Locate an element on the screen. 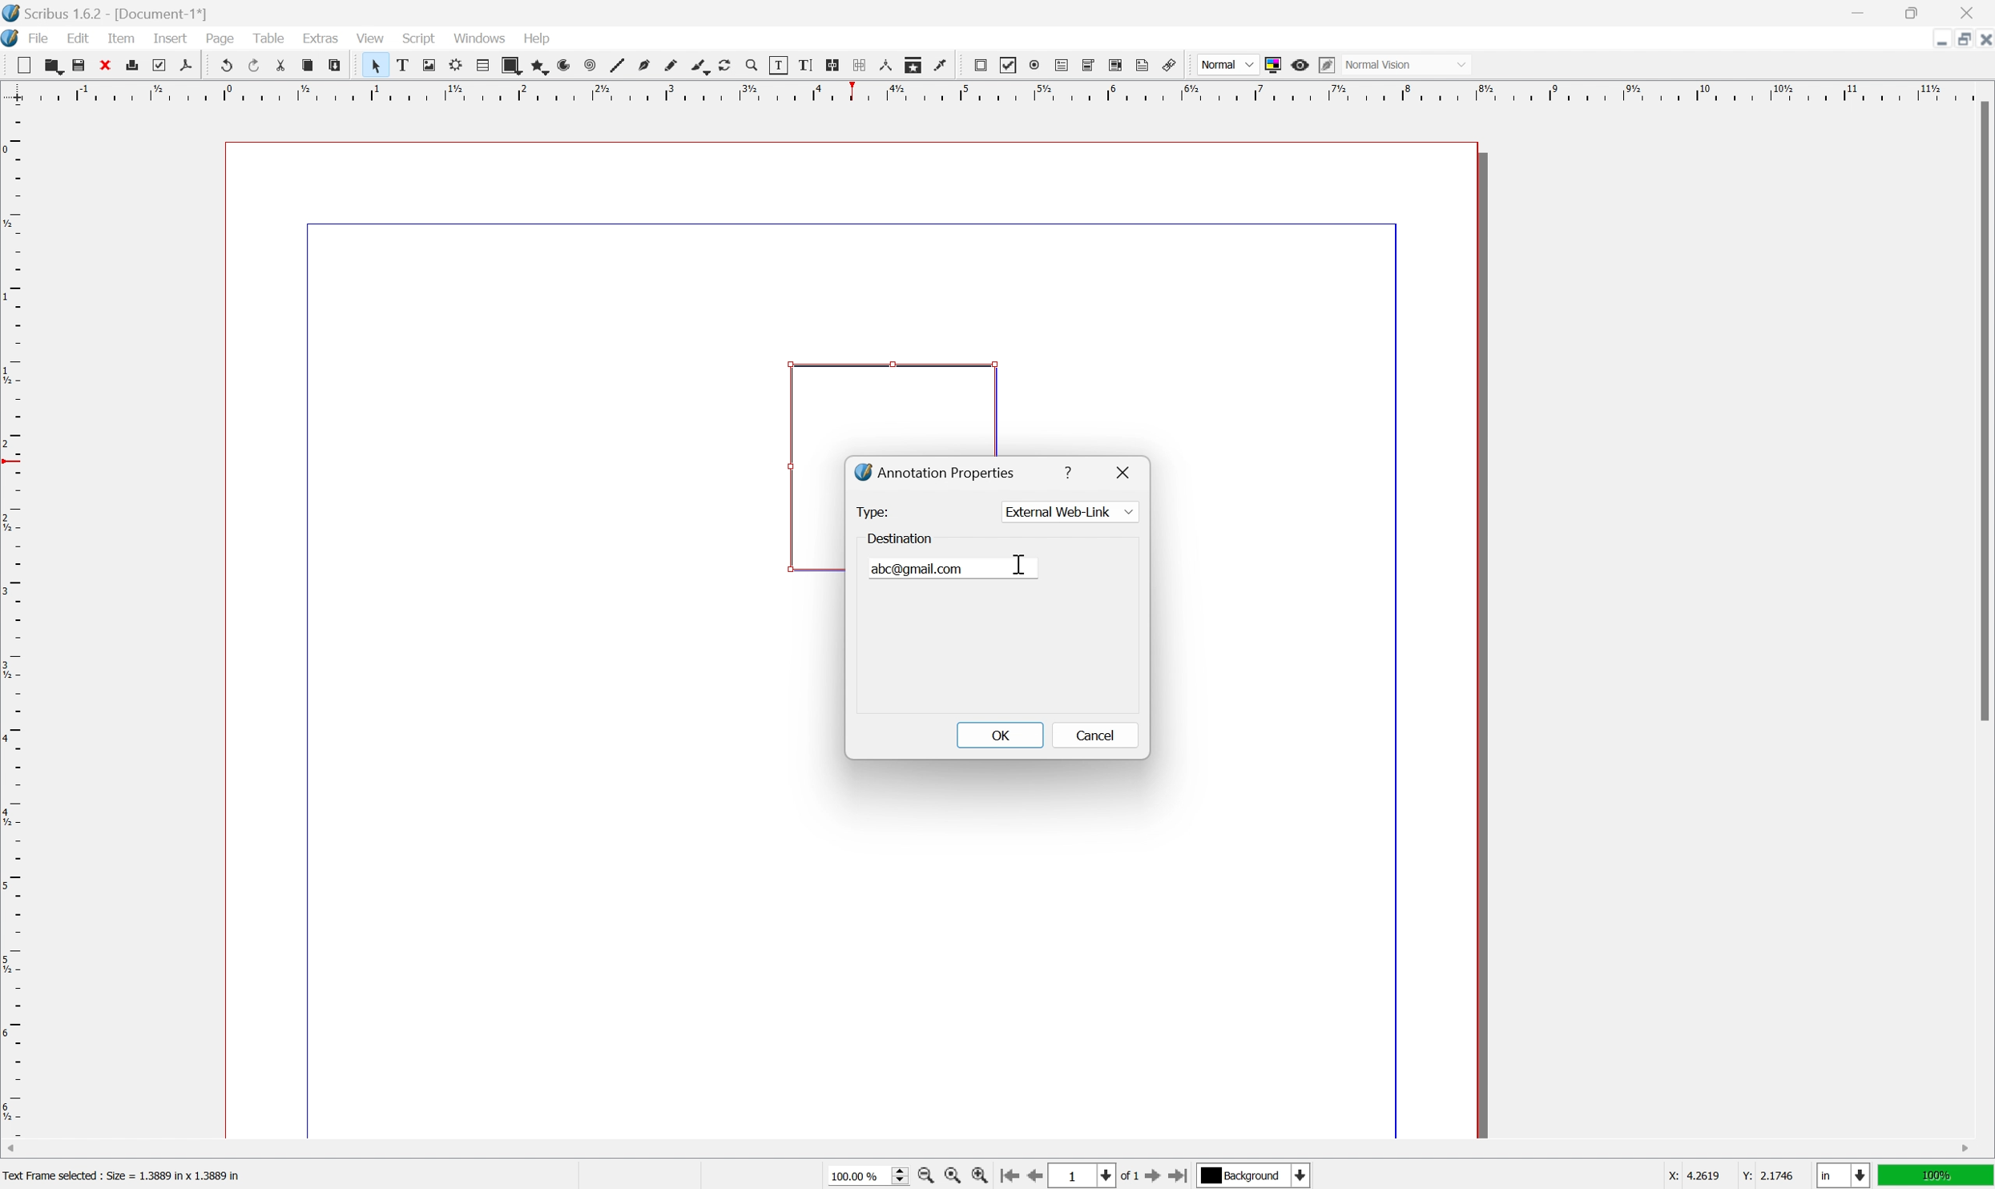 This screenshot has height=1189, width=1995. pdf combo box is located at coordinates (1089, 65).